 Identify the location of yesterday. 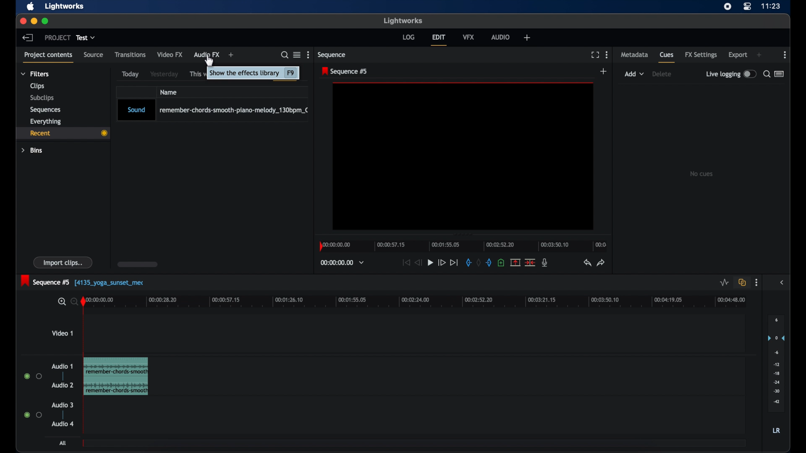
(164, 73).